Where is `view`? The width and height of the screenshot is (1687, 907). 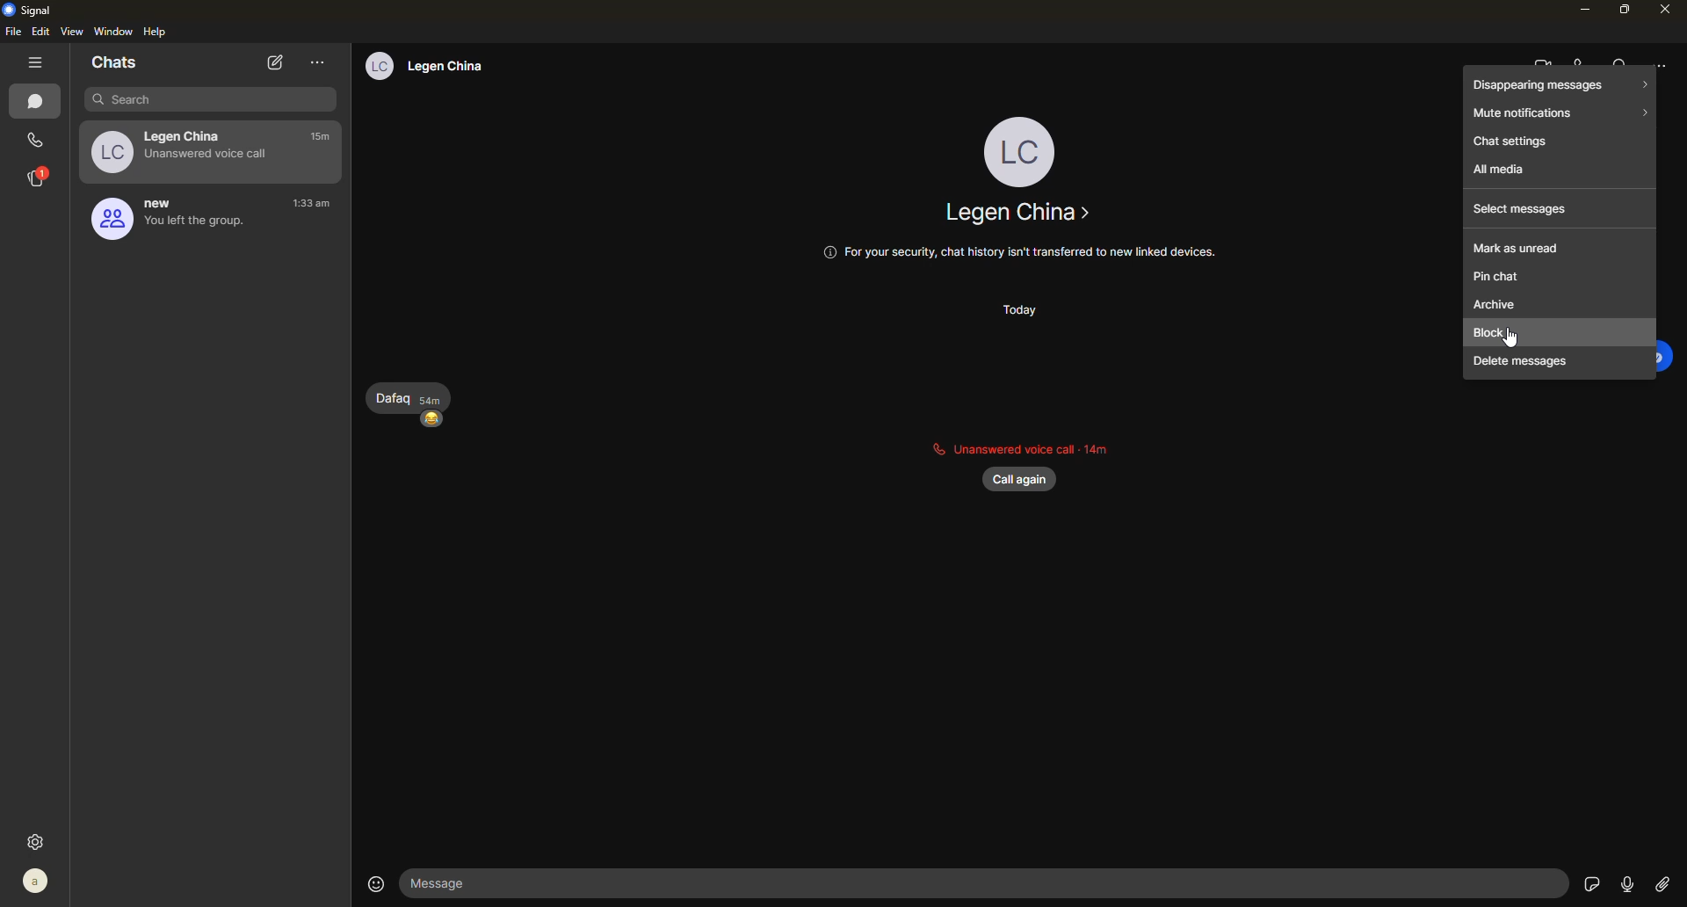 view is located at coordinates (74, 32).